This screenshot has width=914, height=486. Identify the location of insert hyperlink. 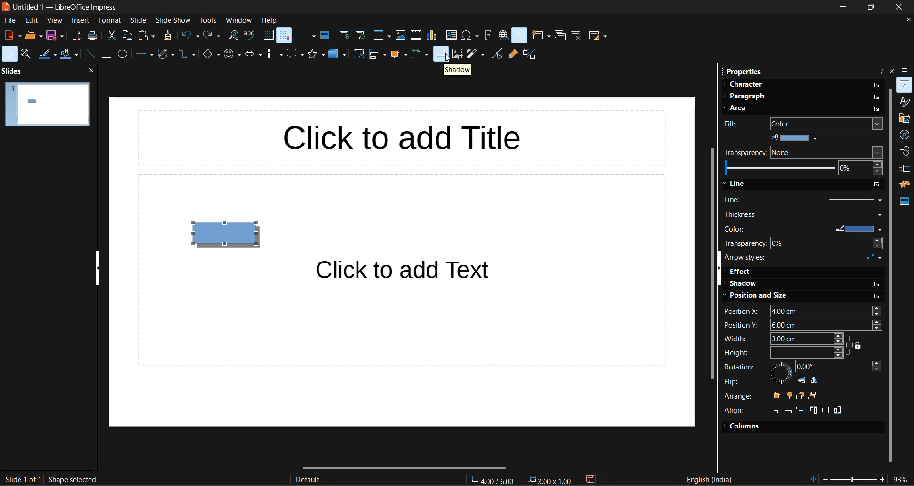
(501, 36).